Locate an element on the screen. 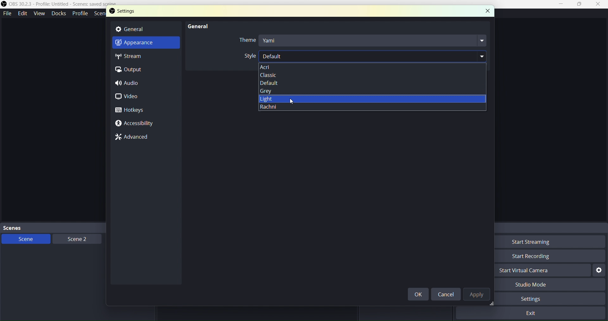 This screenshot has height=321, width=608. SceneCollection is located at coordinates (101, 14).